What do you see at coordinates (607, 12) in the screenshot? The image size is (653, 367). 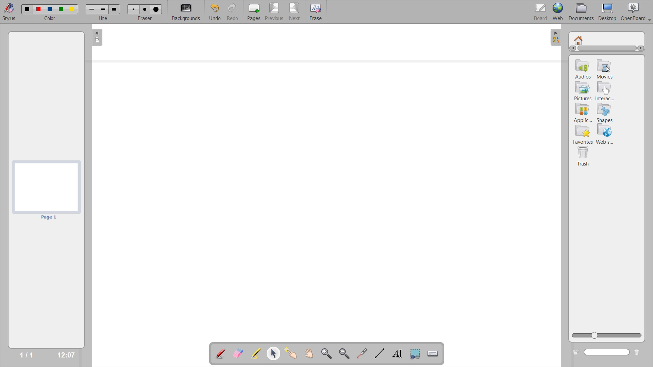 I see `desktop` at bounding box center [607, 12].